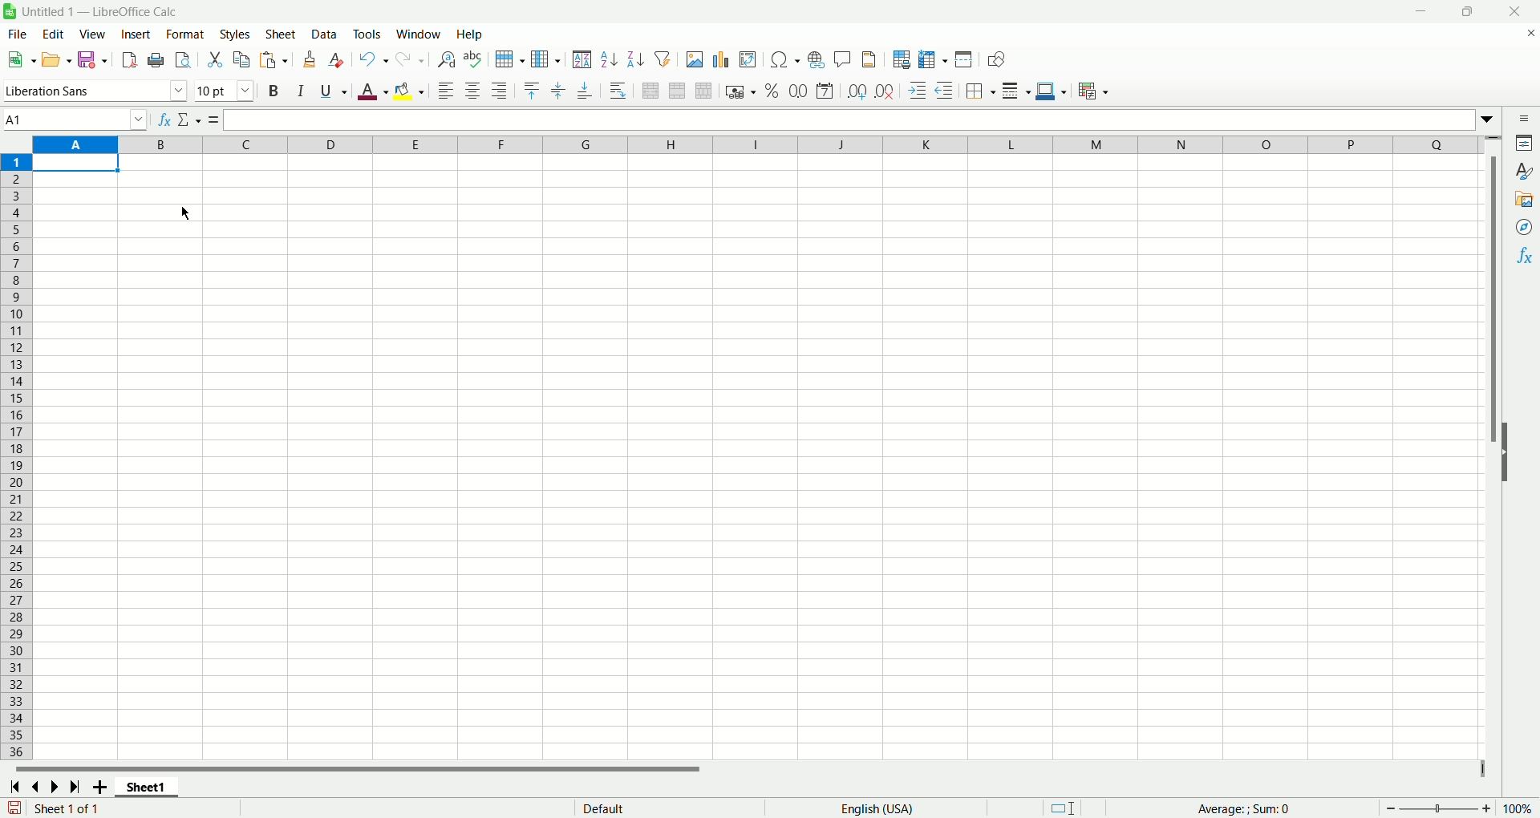 This screenshot has width=1540, height=818. I want to click on file, so click(14, 35).